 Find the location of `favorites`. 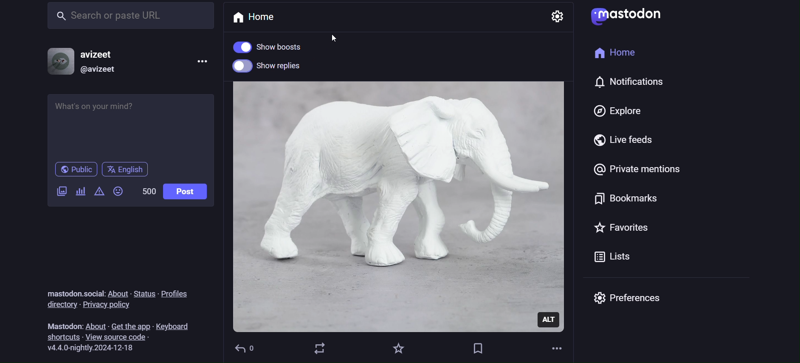

favorites is located at coordinates (620, 230).